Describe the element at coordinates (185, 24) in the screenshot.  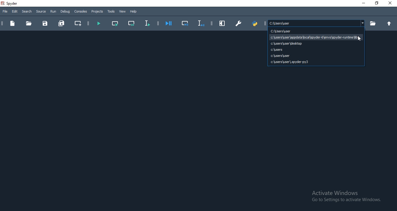
I see `debug selection maximise current pane` at that location.